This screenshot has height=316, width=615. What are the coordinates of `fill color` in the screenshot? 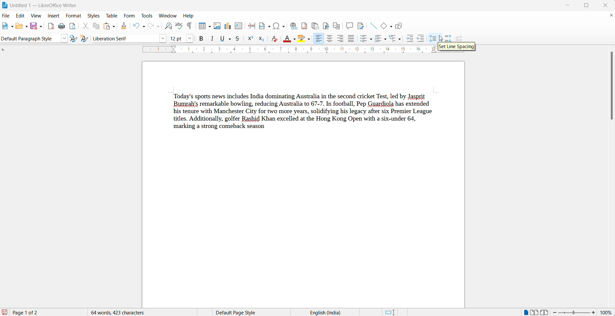 It's located at (287, 39).